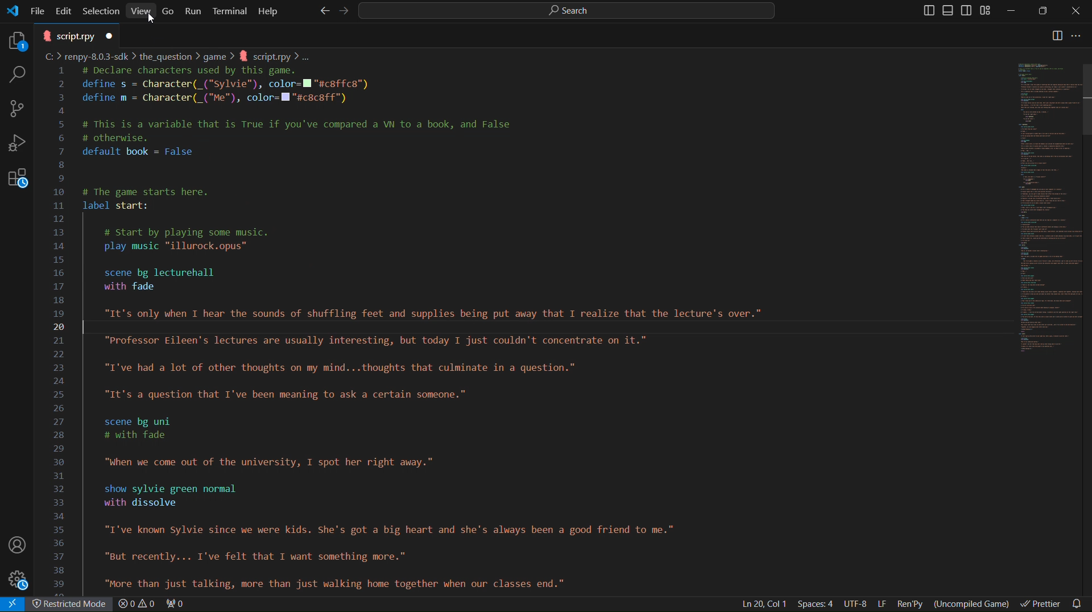 The width and height of the screenshot is (1092, 612). Describe the element at coordinates (57, 328) in the screenshot. I see `Line numbers` at that location.